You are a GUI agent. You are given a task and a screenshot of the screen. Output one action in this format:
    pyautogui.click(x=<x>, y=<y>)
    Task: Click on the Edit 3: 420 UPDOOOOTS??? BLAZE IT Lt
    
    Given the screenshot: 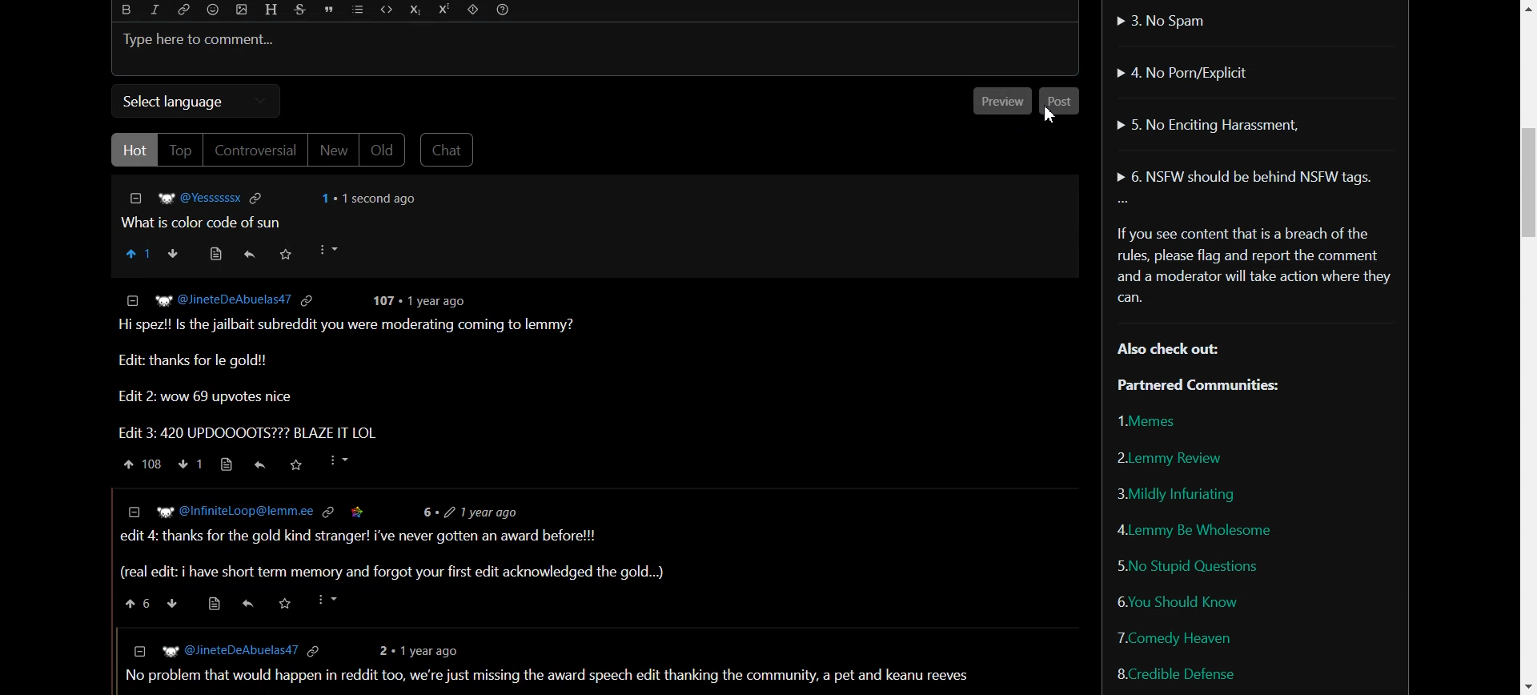 What is the action you would take?
    pyautogui.click(x=239, y=431)
    